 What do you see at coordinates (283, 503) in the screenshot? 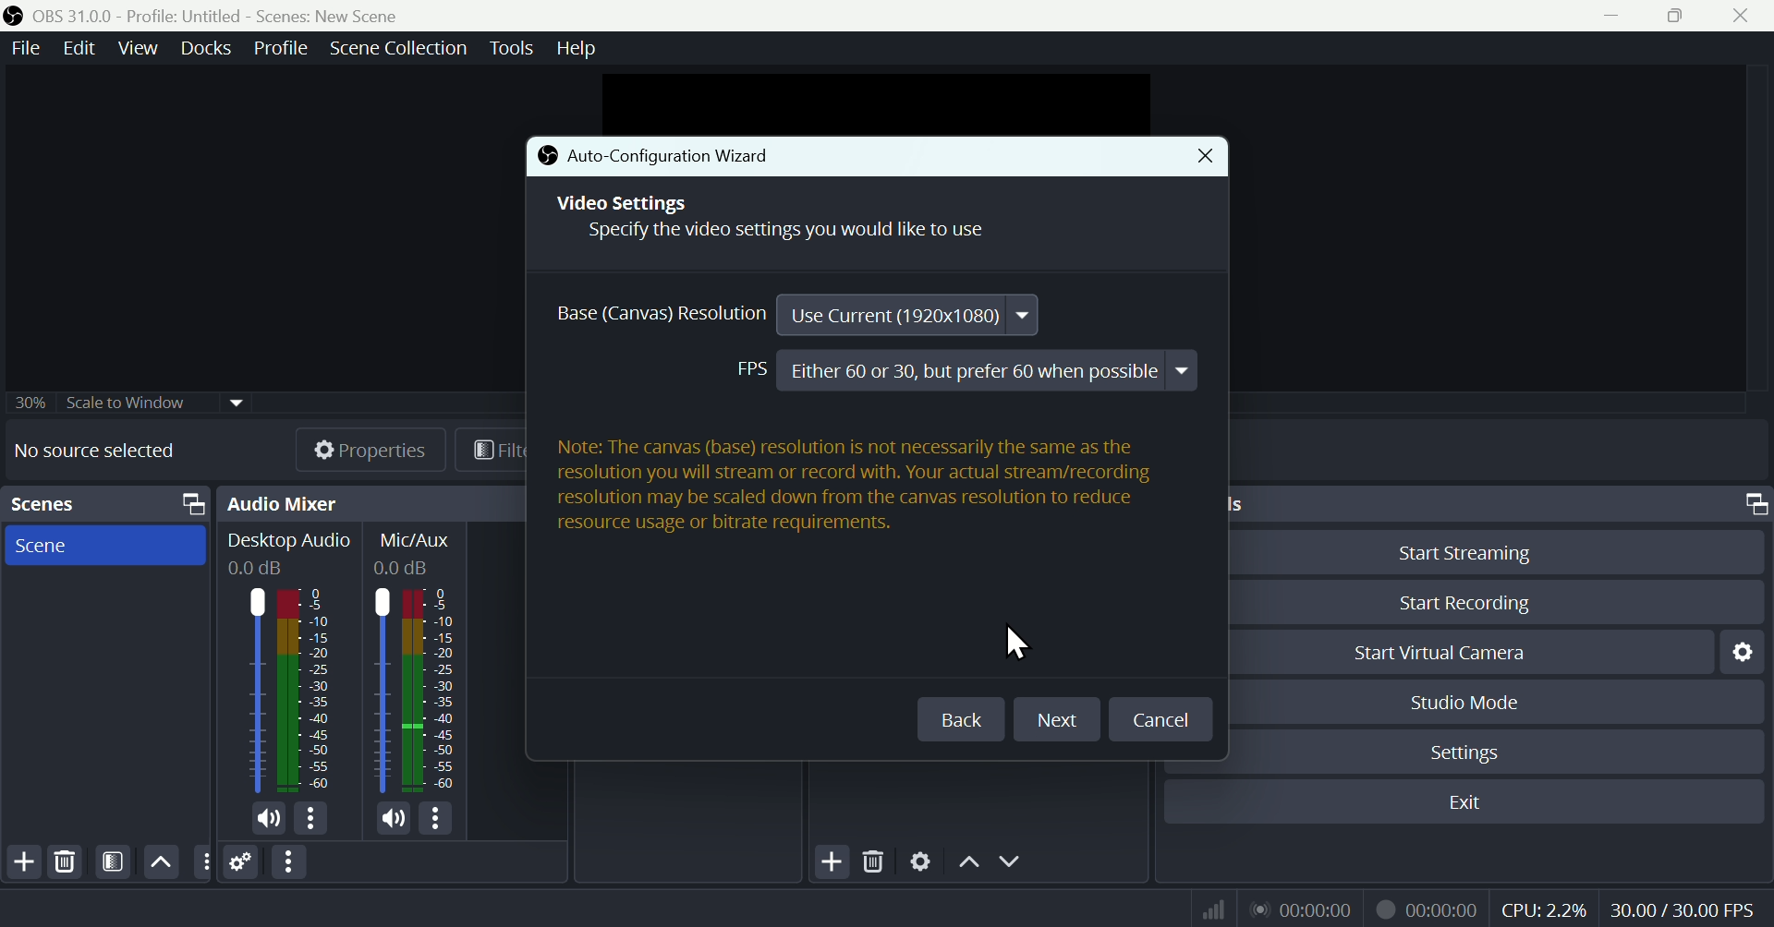
I see `Audio mixer` at bounding box center [283, 503].